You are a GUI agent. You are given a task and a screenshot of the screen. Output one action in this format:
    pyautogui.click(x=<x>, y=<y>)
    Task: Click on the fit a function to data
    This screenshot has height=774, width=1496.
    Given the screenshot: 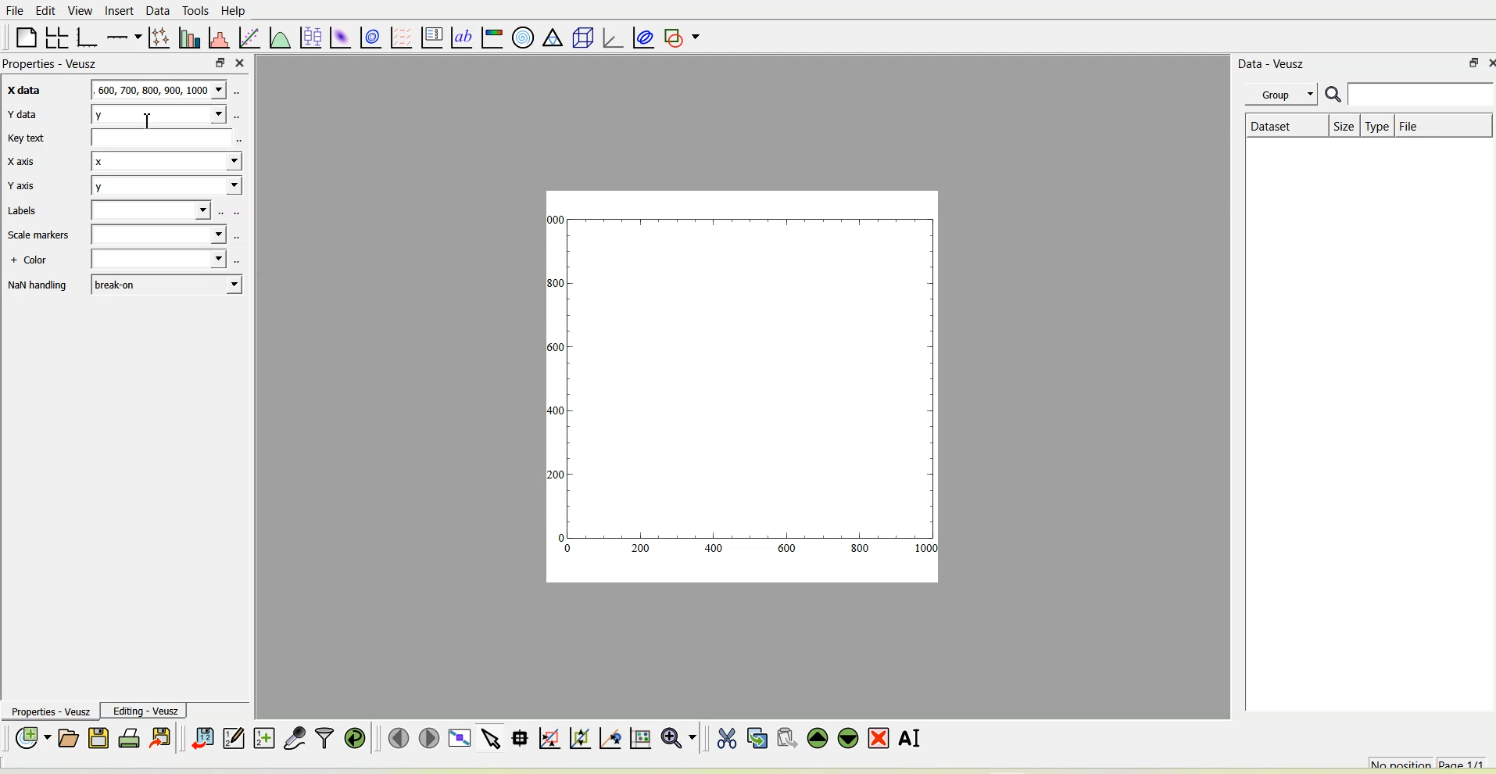 What is the action you would take?
    pyautogui.click(x=249, y=38)
    